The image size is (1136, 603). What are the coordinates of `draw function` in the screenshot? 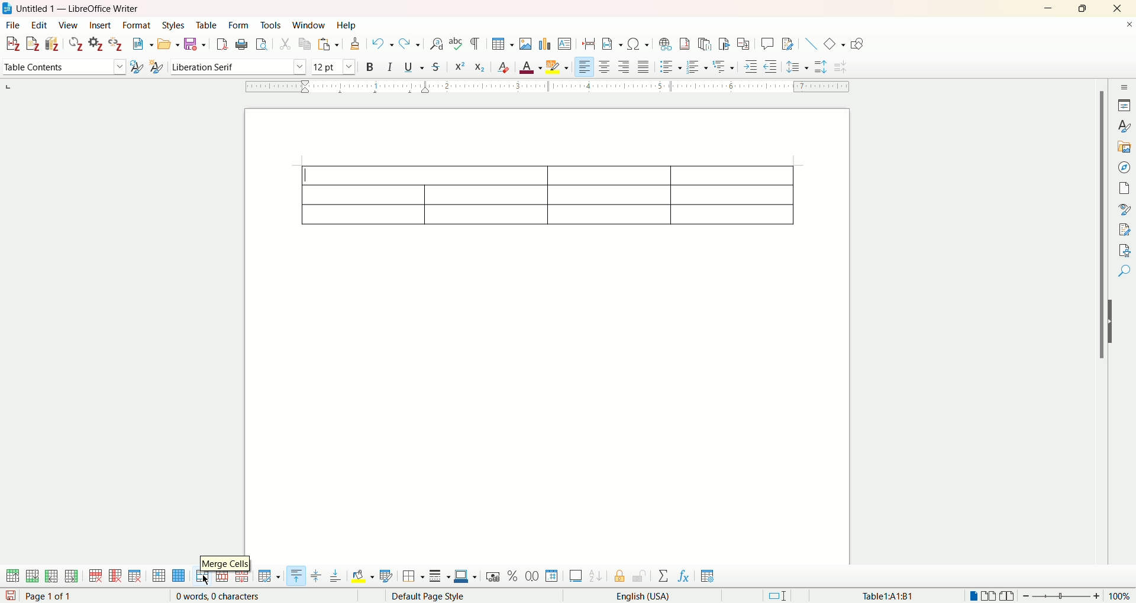 It's located at (858, 45).